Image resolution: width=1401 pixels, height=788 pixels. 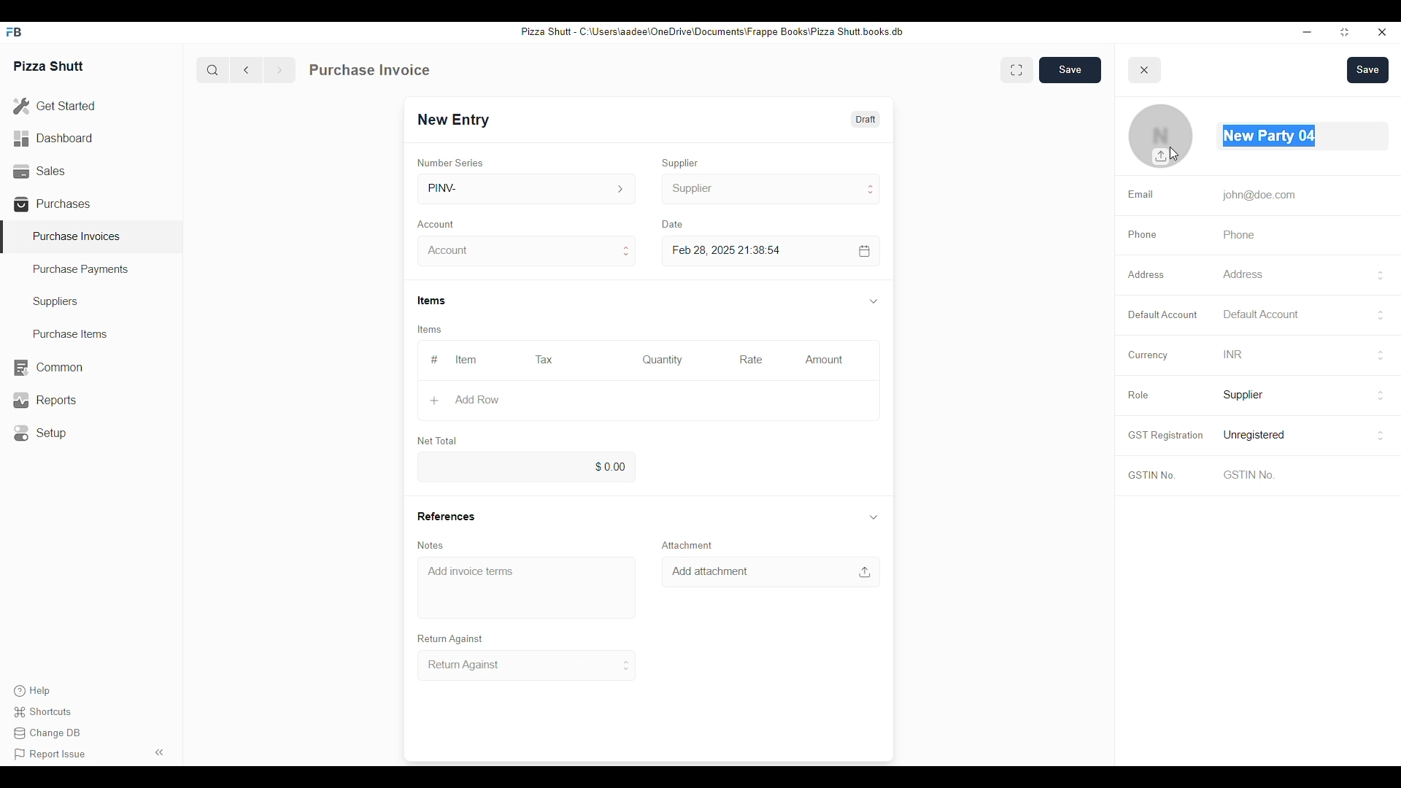 I want to click on Date, so click(x=675, y=224).